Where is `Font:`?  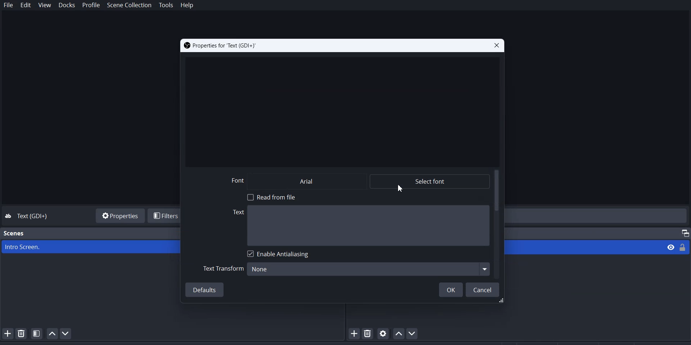 Font: is located at coordinates (240, 179).